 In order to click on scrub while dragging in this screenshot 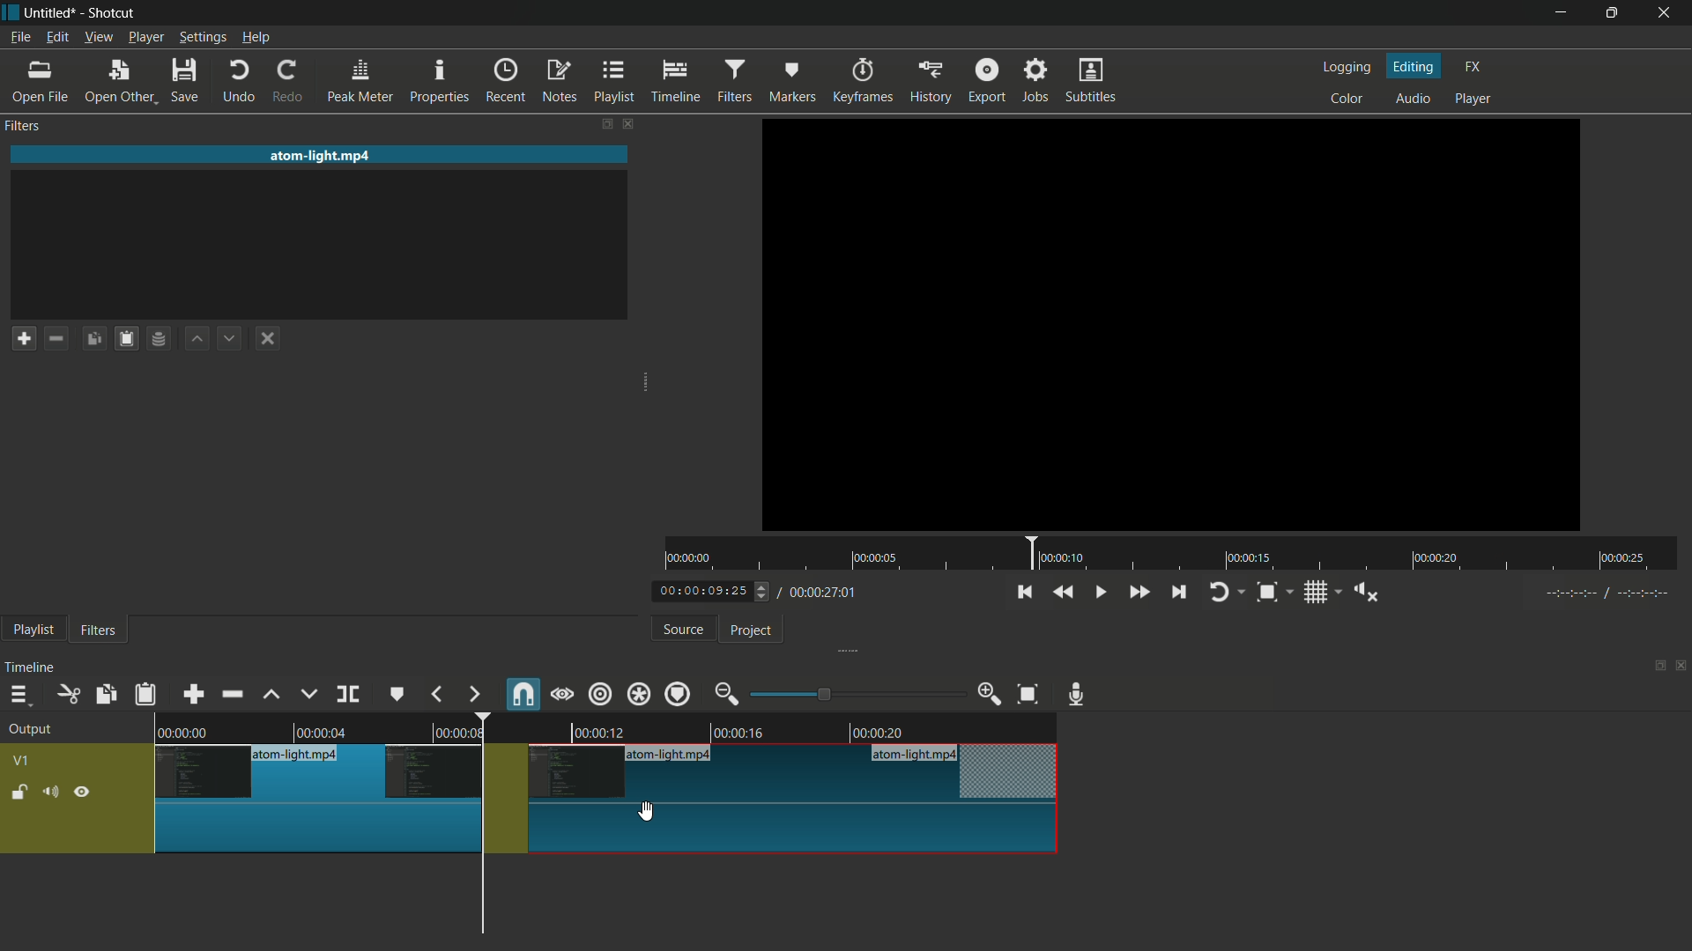, I will do `click(562, 694)`.